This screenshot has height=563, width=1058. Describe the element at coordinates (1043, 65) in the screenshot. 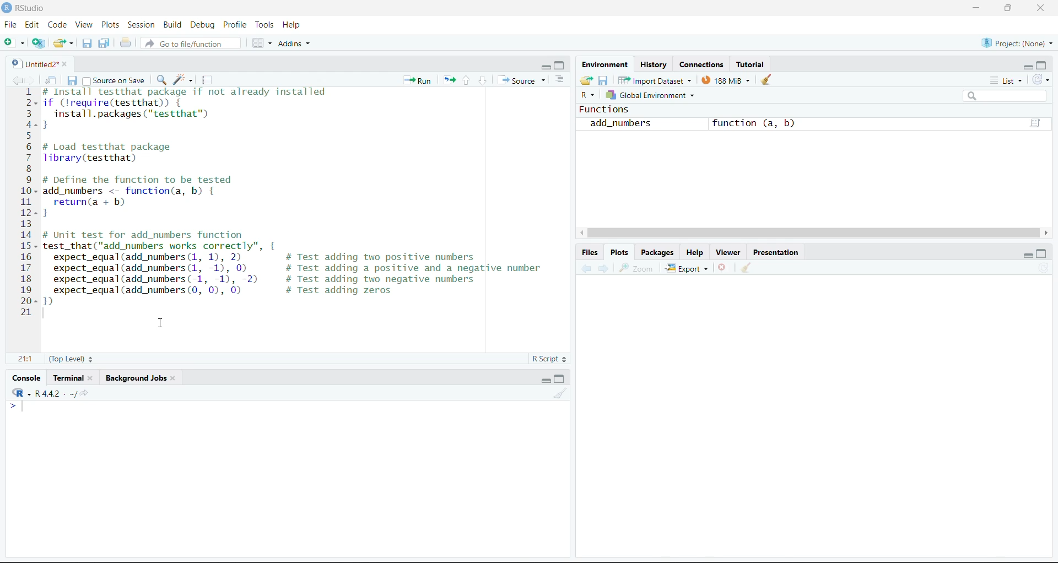

I see `maximize` at that location.